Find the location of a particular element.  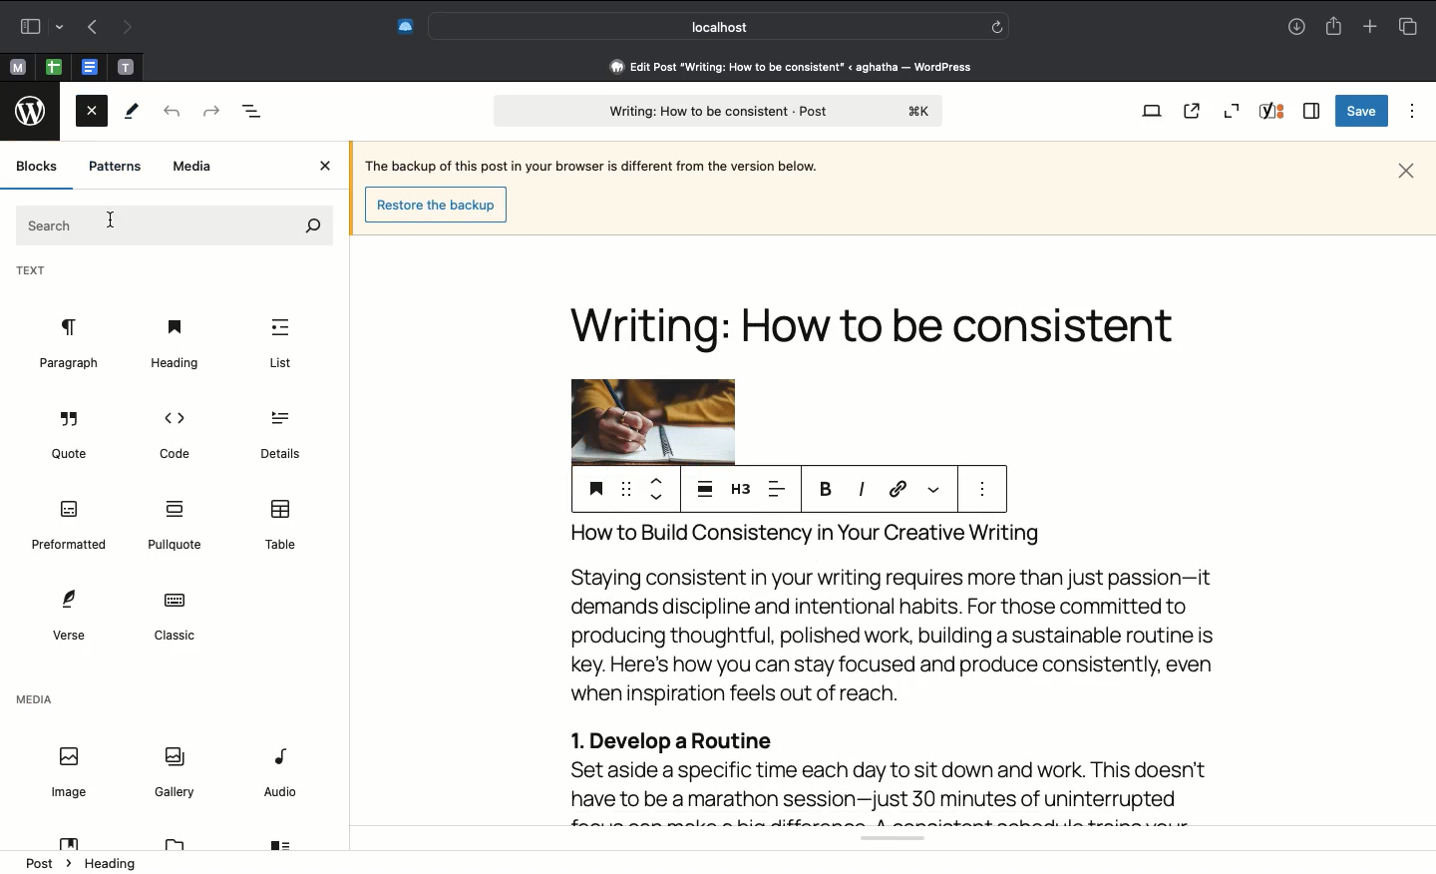

Justify is located at coordinates (705, 487).